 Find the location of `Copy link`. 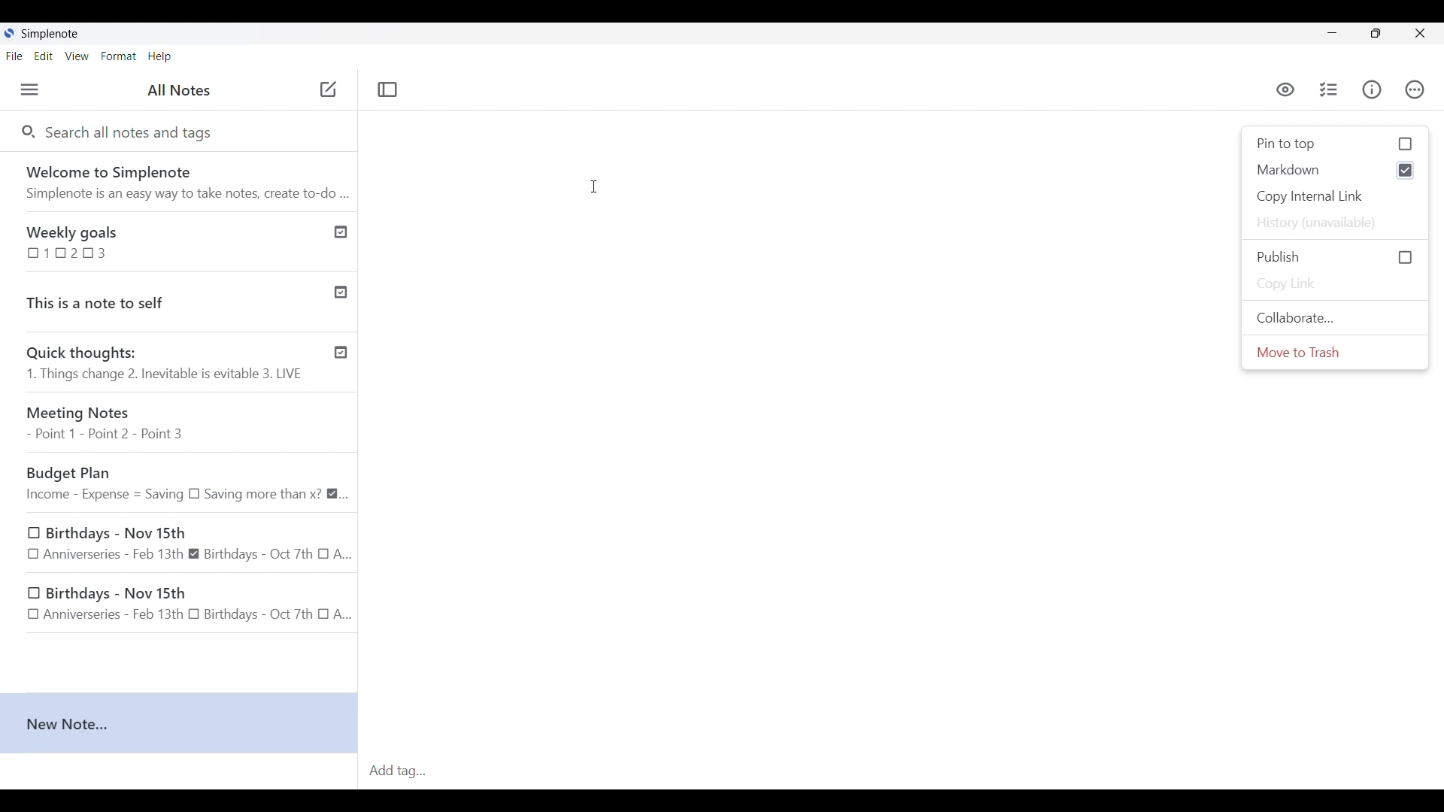

Copy link is located at coordinates (1335, 284).